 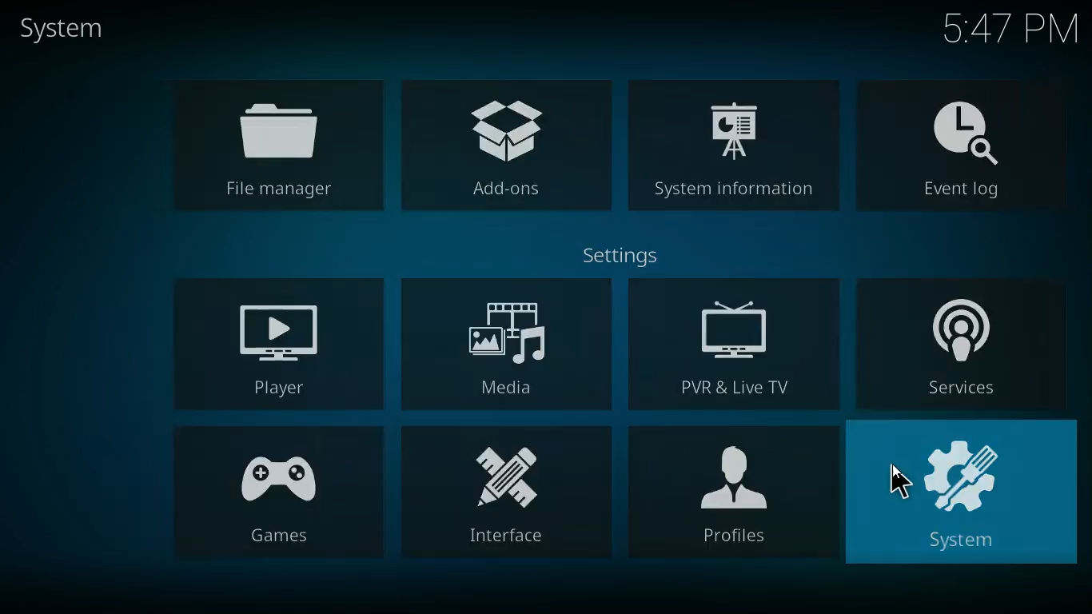 I want to click on system, so click(x=963, y=496).